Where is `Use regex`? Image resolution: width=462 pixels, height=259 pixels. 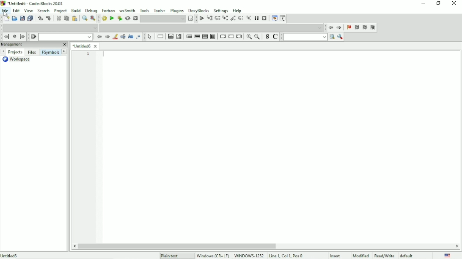
Use regex is located at coordinates (139, 37).